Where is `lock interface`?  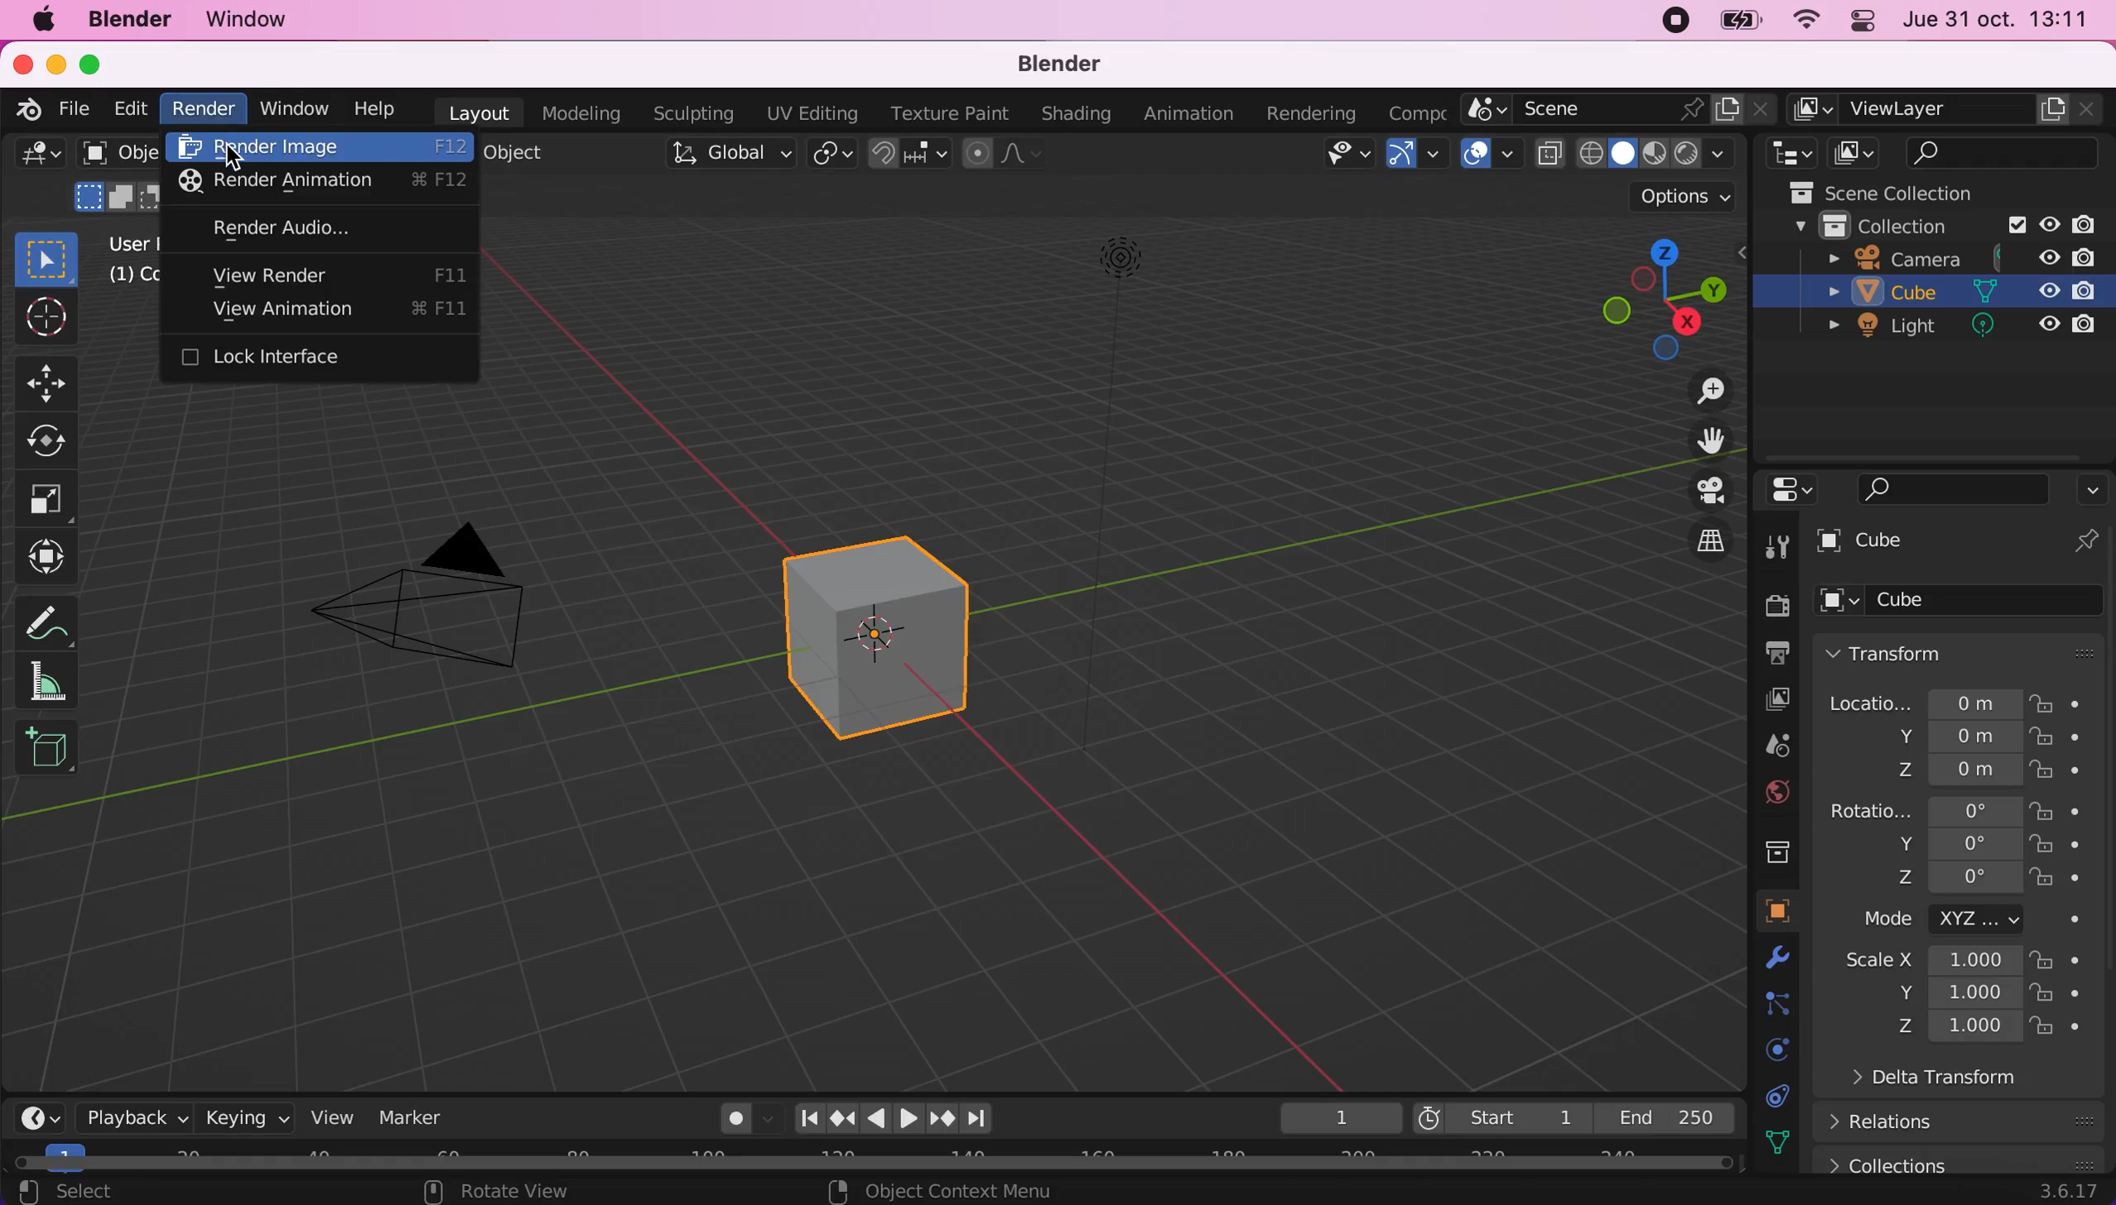 lock interface is located at coordinates (275, 358).